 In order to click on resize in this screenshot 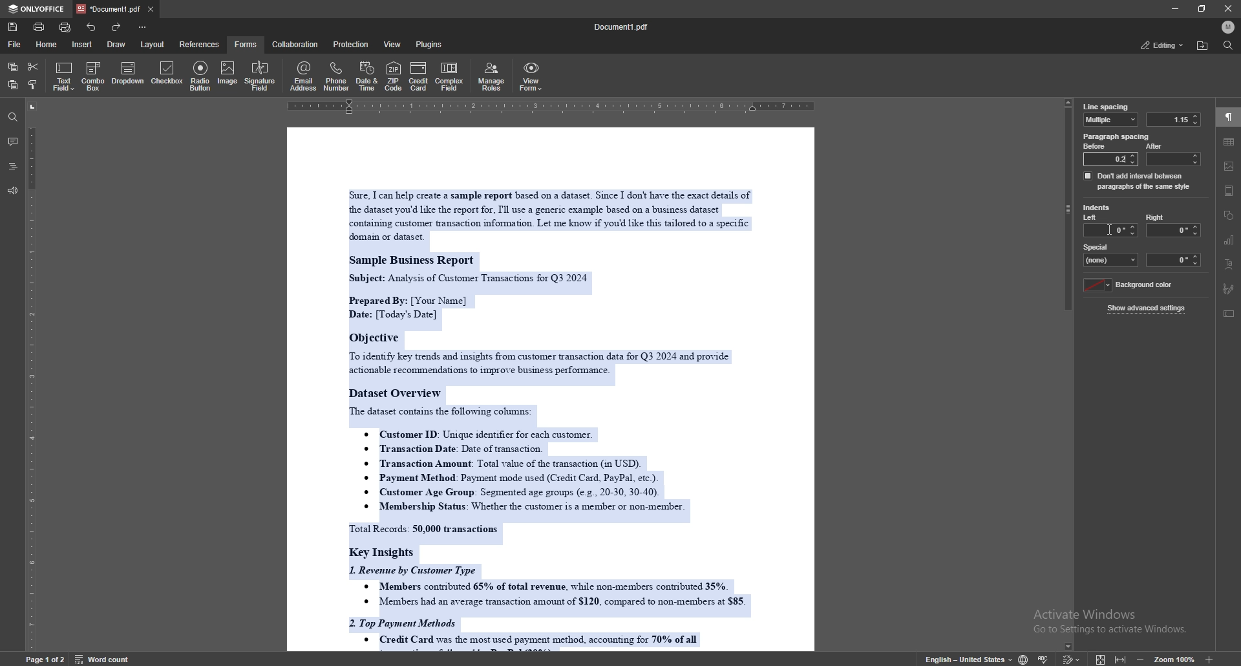, I will do `click(1202, 8)`.